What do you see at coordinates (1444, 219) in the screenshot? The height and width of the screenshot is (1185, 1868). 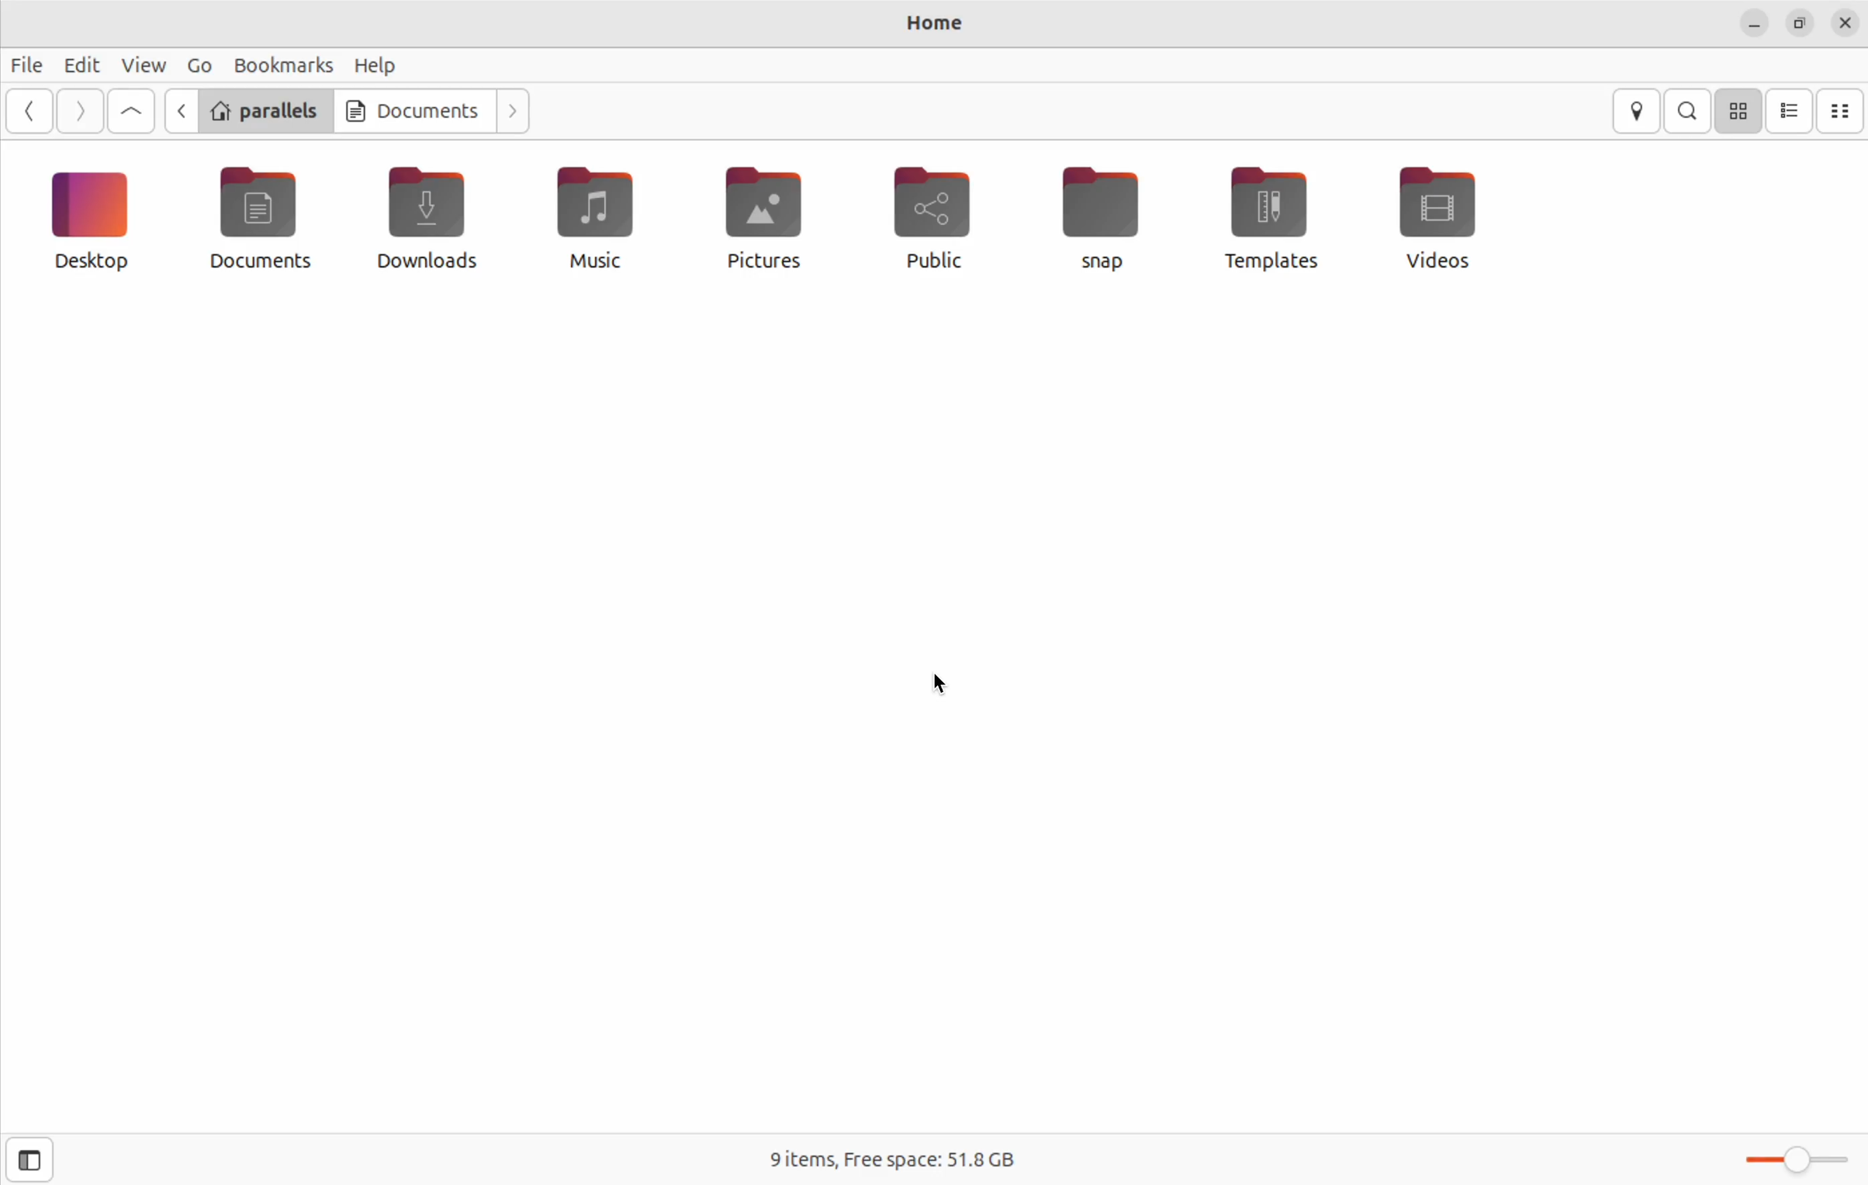 I see `videos` at bounding box center [1444, 219].